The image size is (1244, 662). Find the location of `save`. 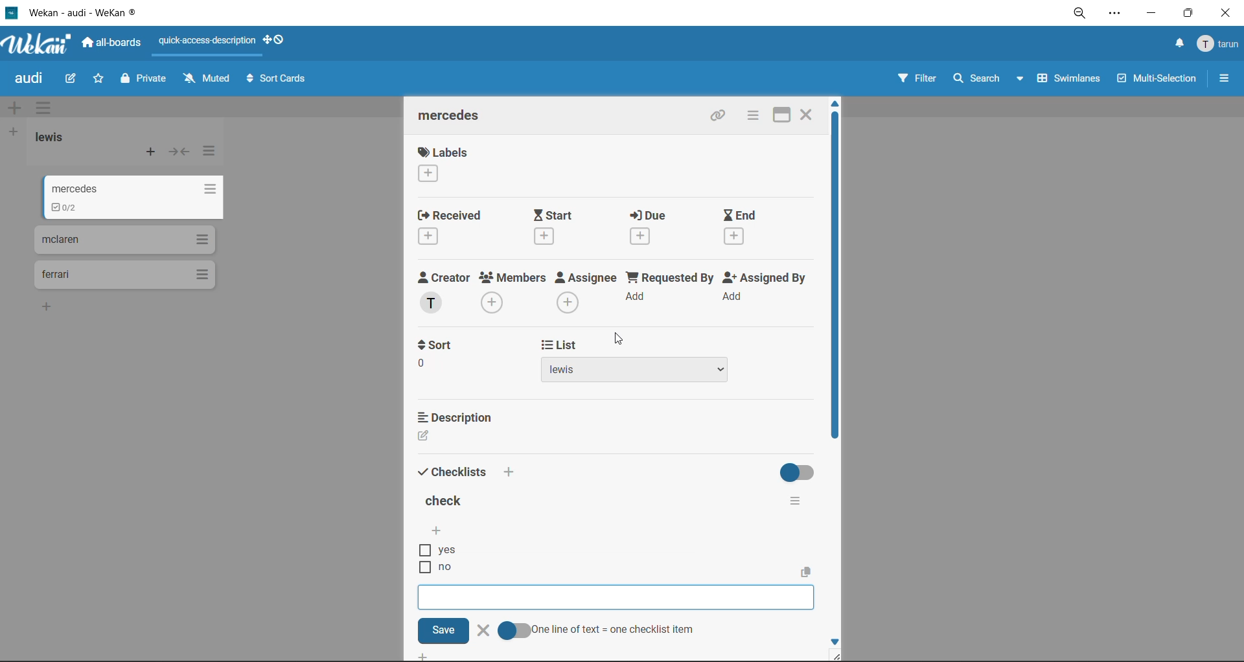

save is located at coordinates (444, 630).